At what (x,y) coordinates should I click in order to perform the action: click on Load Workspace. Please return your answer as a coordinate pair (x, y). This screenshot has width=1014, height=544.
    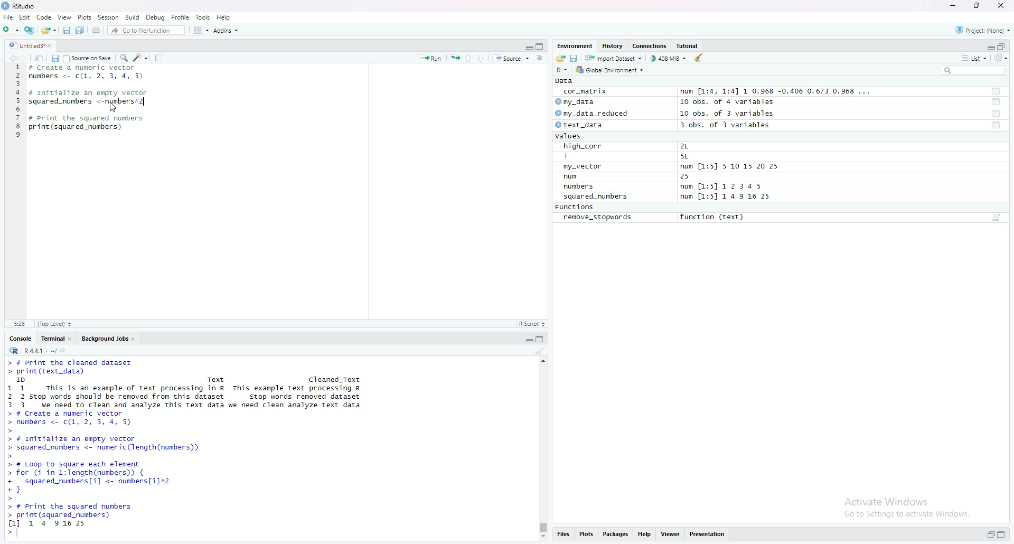
    Looking at the image, I should click on (560, 57).